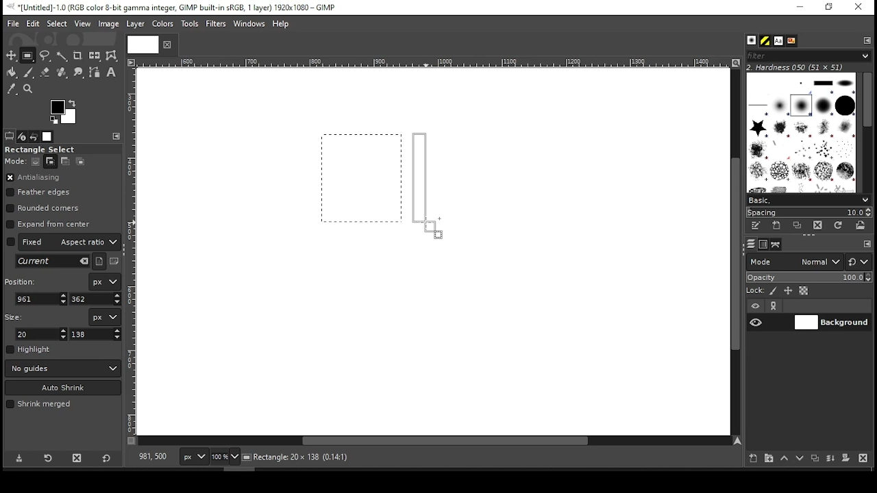  I want to click on , so click(431, 63).